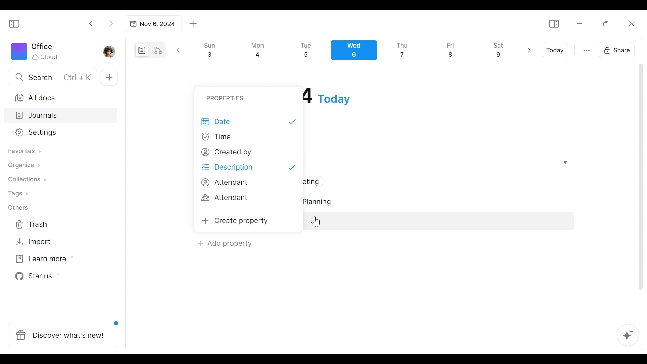 This screenshot has width=647, height=364. Describe the element at coordinates (152, 24) in the screenshot. I see `Tab` at that location.